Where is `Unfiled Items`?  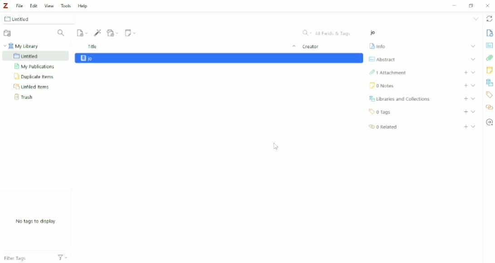
Unfiled Items is located at coordinates (31, 87).